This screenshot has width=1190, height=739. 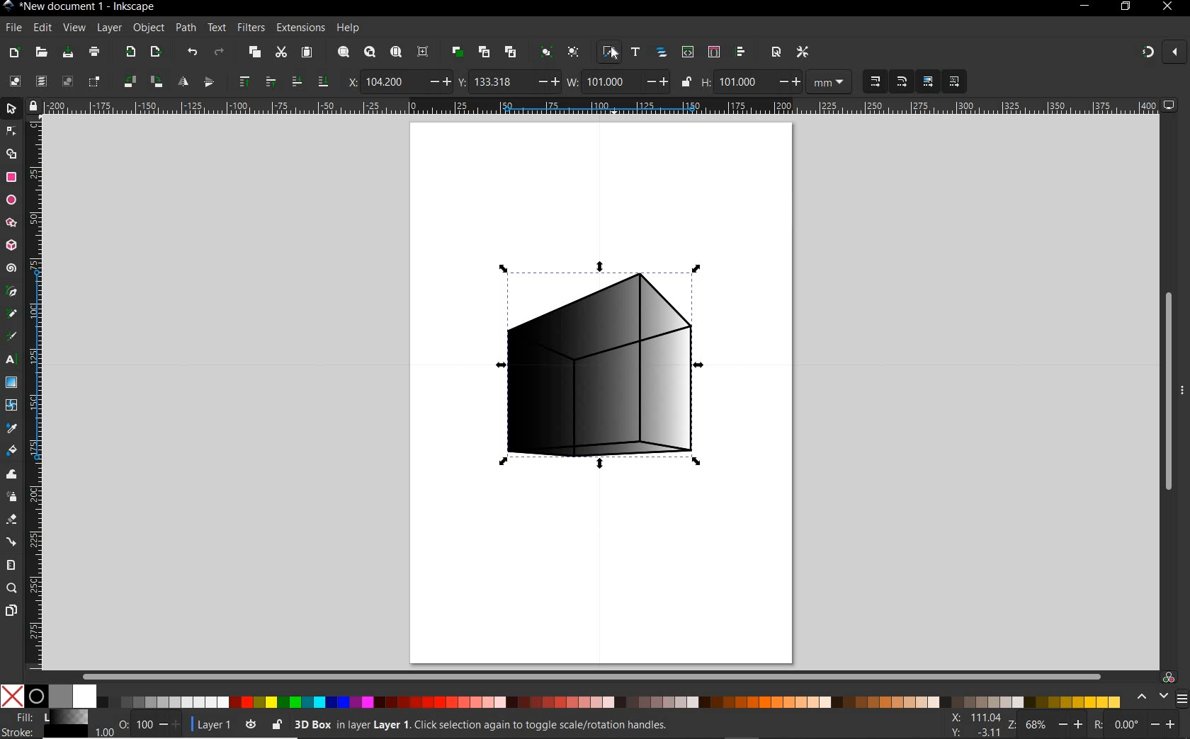 I want to click on OPEN EXPORT, so click(x=156, y=53).